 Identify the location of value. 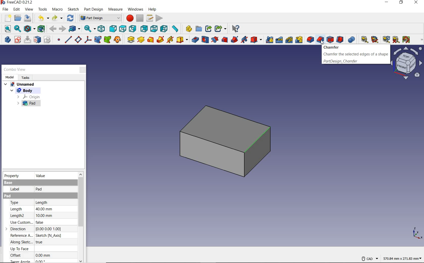
(40, 176).